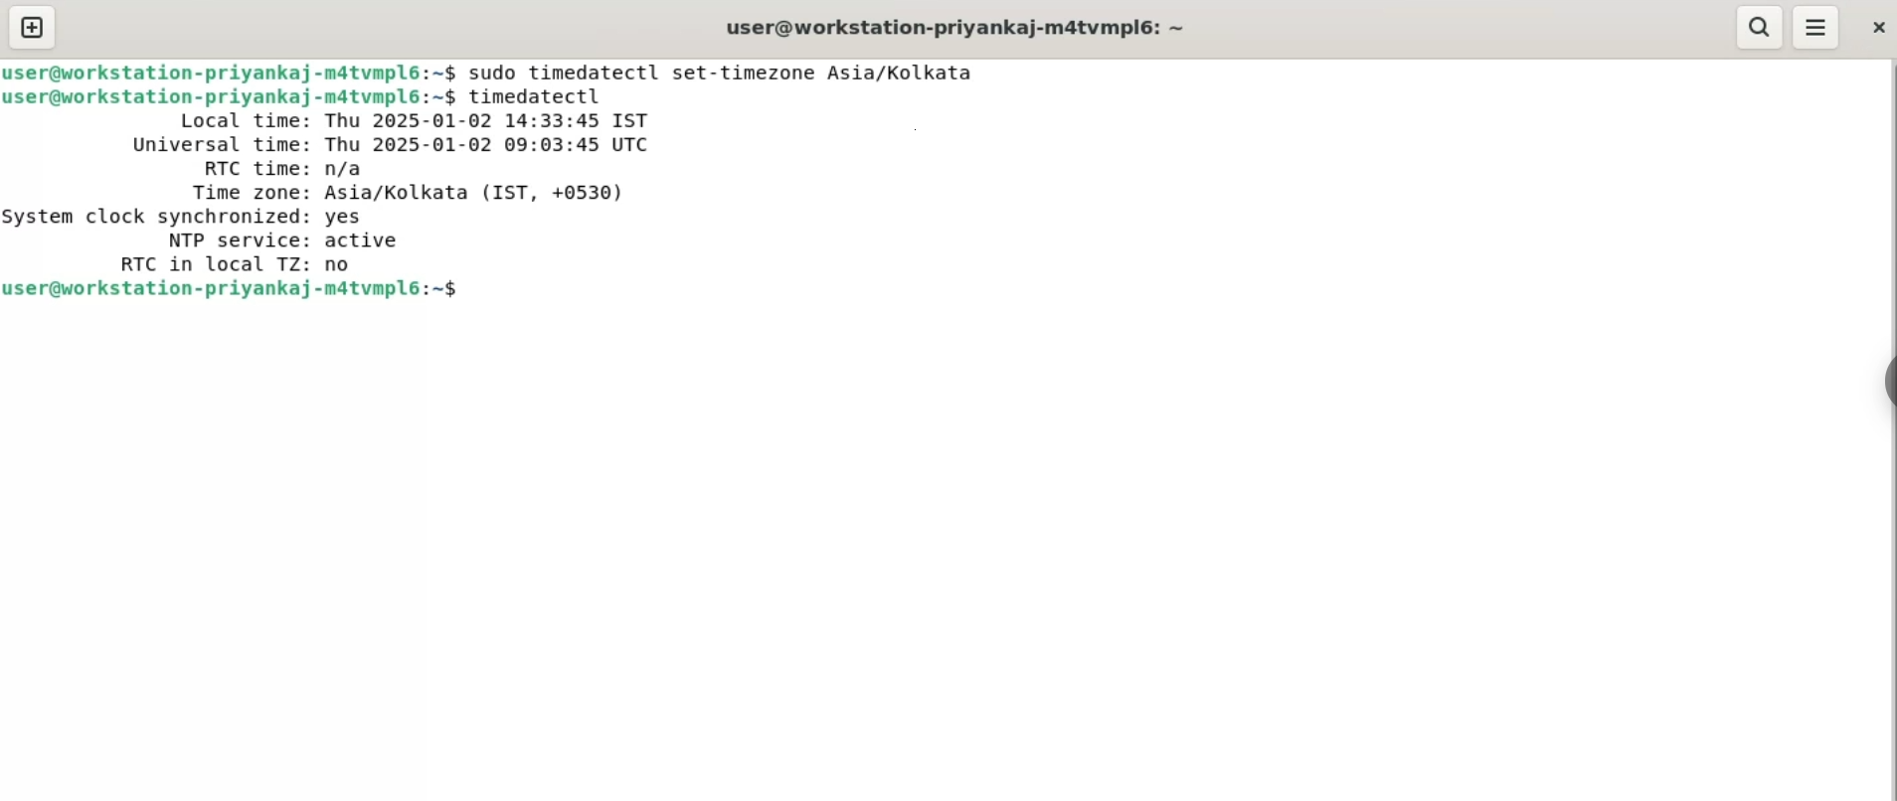 The width and height of the screenshot is (1897, 801). Describe the element at coordinates (1894, 377) in the screenshot. I see `sidebar` at that location.